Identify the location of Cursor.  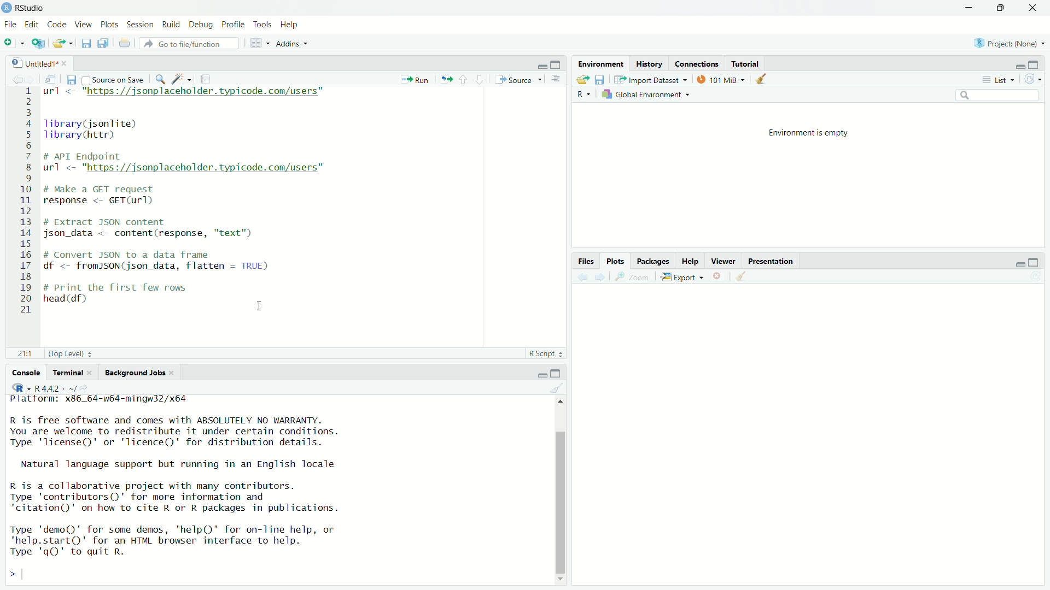
(261, 305).